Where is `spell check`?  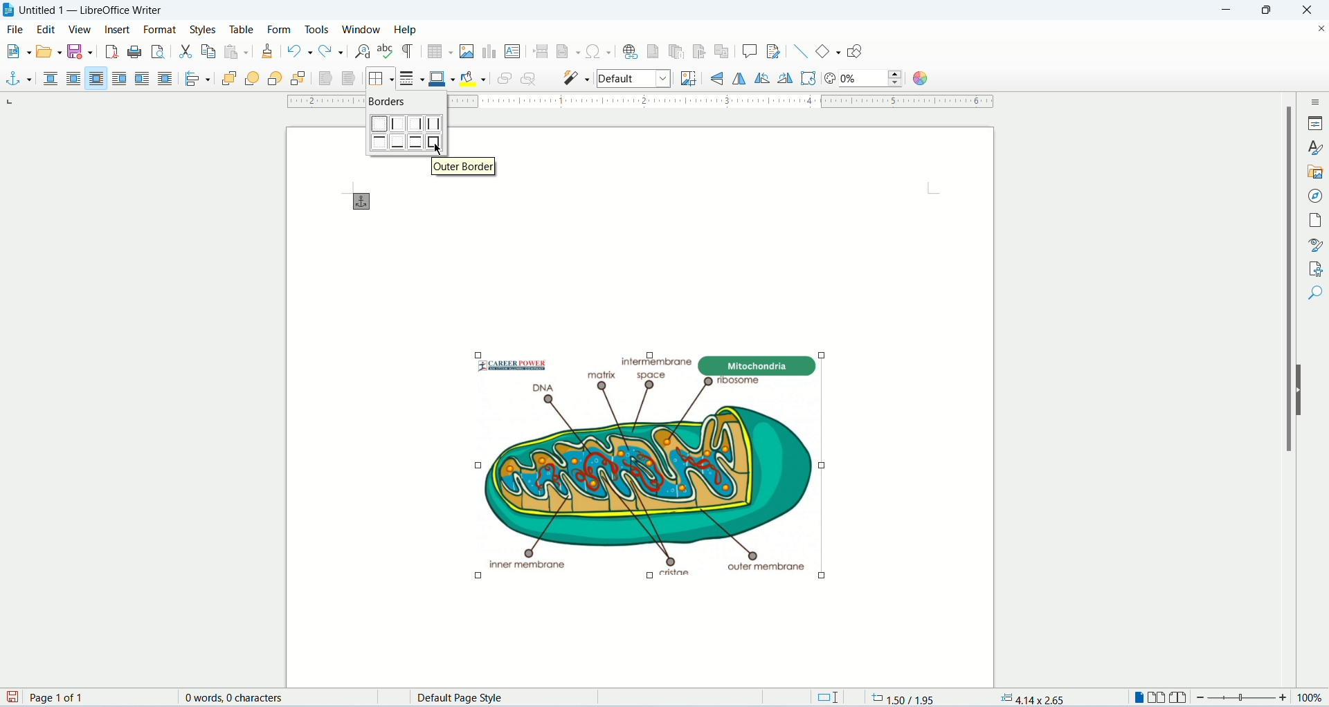 spell check is located at coordinates (388, 51).